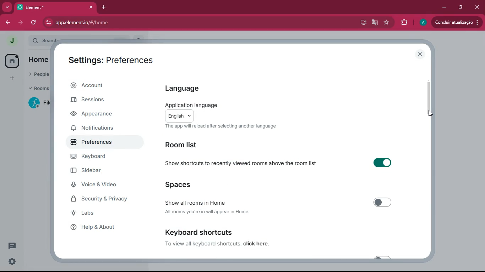 The width and height of the screenshot is (485, 272). I want to click on To view all keyboard shortcuts, so click(202, 244).